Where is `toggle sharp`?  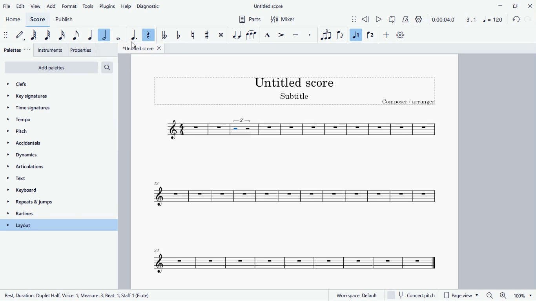 toggle sharp is located at coordinates (207, 36).